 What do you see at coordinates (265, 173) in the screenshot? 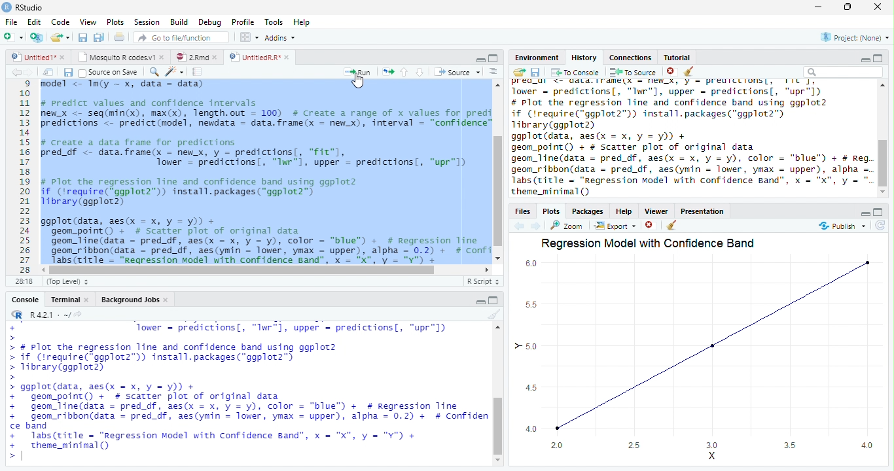
I see `#predict values and confidence intervalsew_x <- seq(min(x), max(x), length.out = 100) # Create a range of x values for prediredictions <- predict(model, newdata = data.frame(x = new_x), interval = “confidence”/ Create a data frame for predictionsred_df <- data.frame(x - newx, y = predictions[, "fit"],Tower = predictions, “Iwr"1, upper = predictions, “upr"l)Plot the regression line and confidence band using ggplot2f (irequire(*ggplot2”)) install.packages(“ggplot2”)ibrary(ggplot2)gplot (data, aes(x = x, y = y)) +geom_point() + # scatter plot of original datageon_line(data = pred_df, aes(x = x, y = y), color = “blue”) + # Regression Tinegeom_ribbon(data = pred_df, aes(ymin = lower, ymax = upper), alpha = 0.2) + # ConfiTabs(title = “Regression Model with Confidence Band", x = "X", y = "Y") +SESS(LITIE = WN -` at bounding box center [265, 173].